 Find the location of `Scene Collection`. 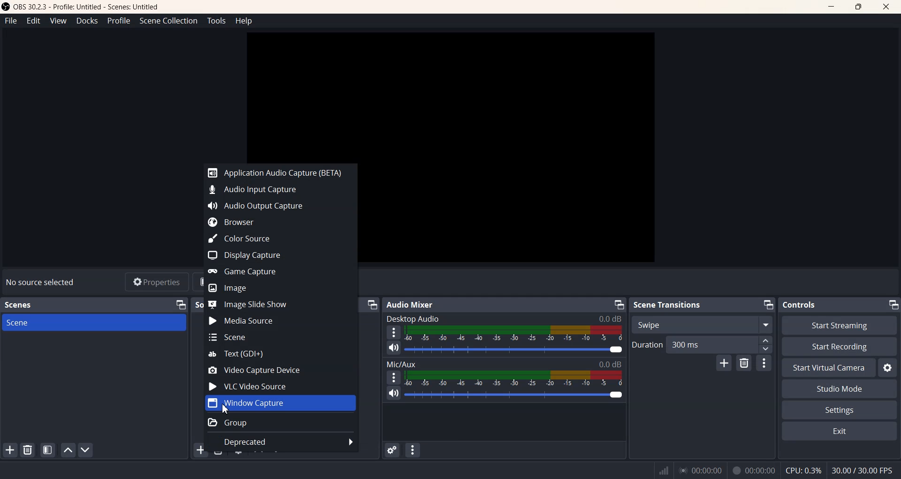

Scene Collection is located at coordinates (168, 21).